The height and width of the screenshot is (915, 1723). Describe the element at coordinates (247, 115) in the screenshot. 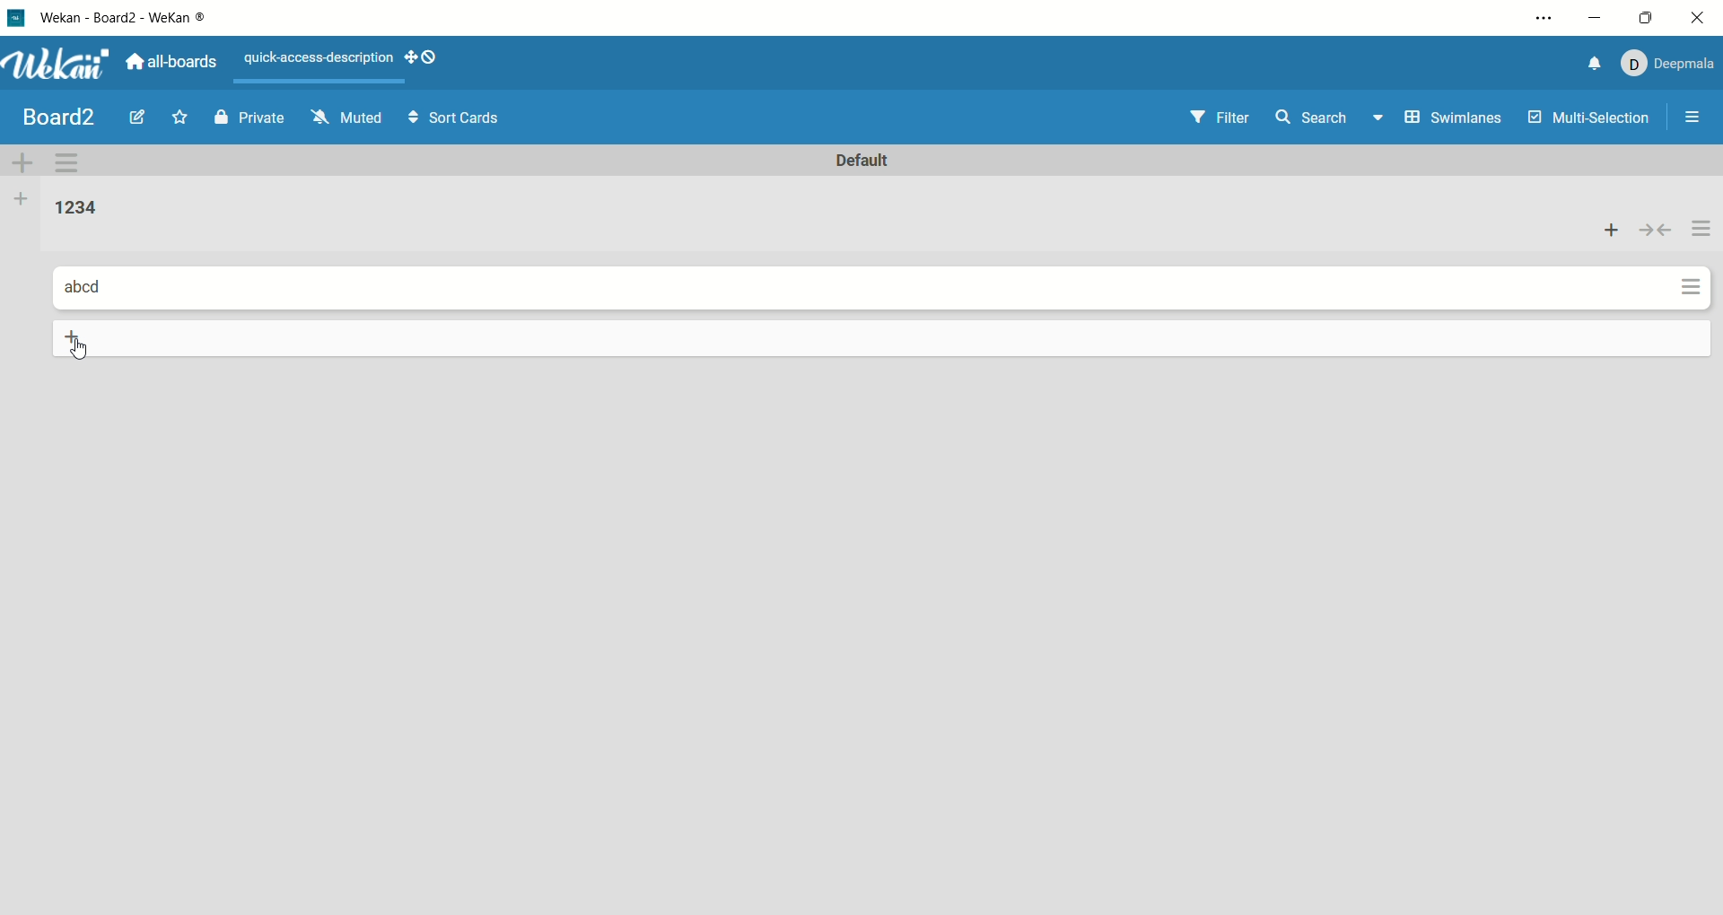

I see `private` at that location.